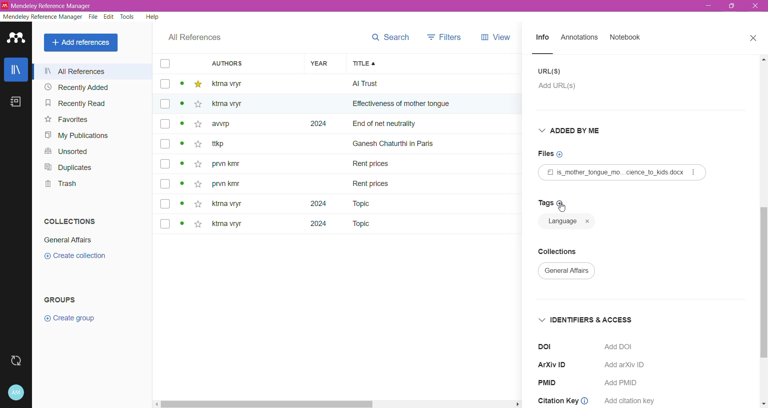  I want to click on Rent prices, so click(372, 165).